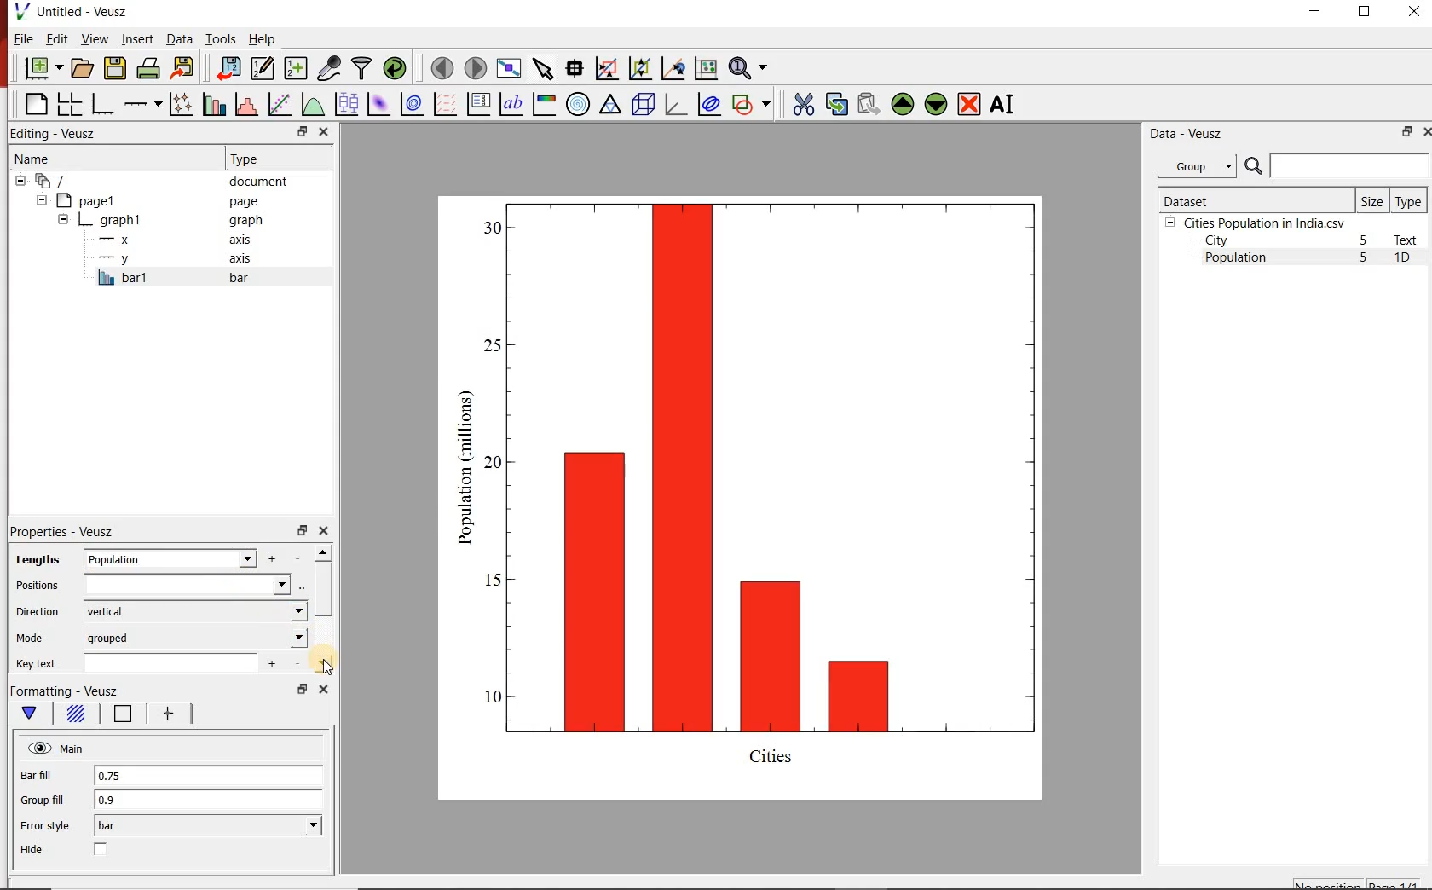  I want to click on plot a 2d dataset as an image, so click(377, 102).